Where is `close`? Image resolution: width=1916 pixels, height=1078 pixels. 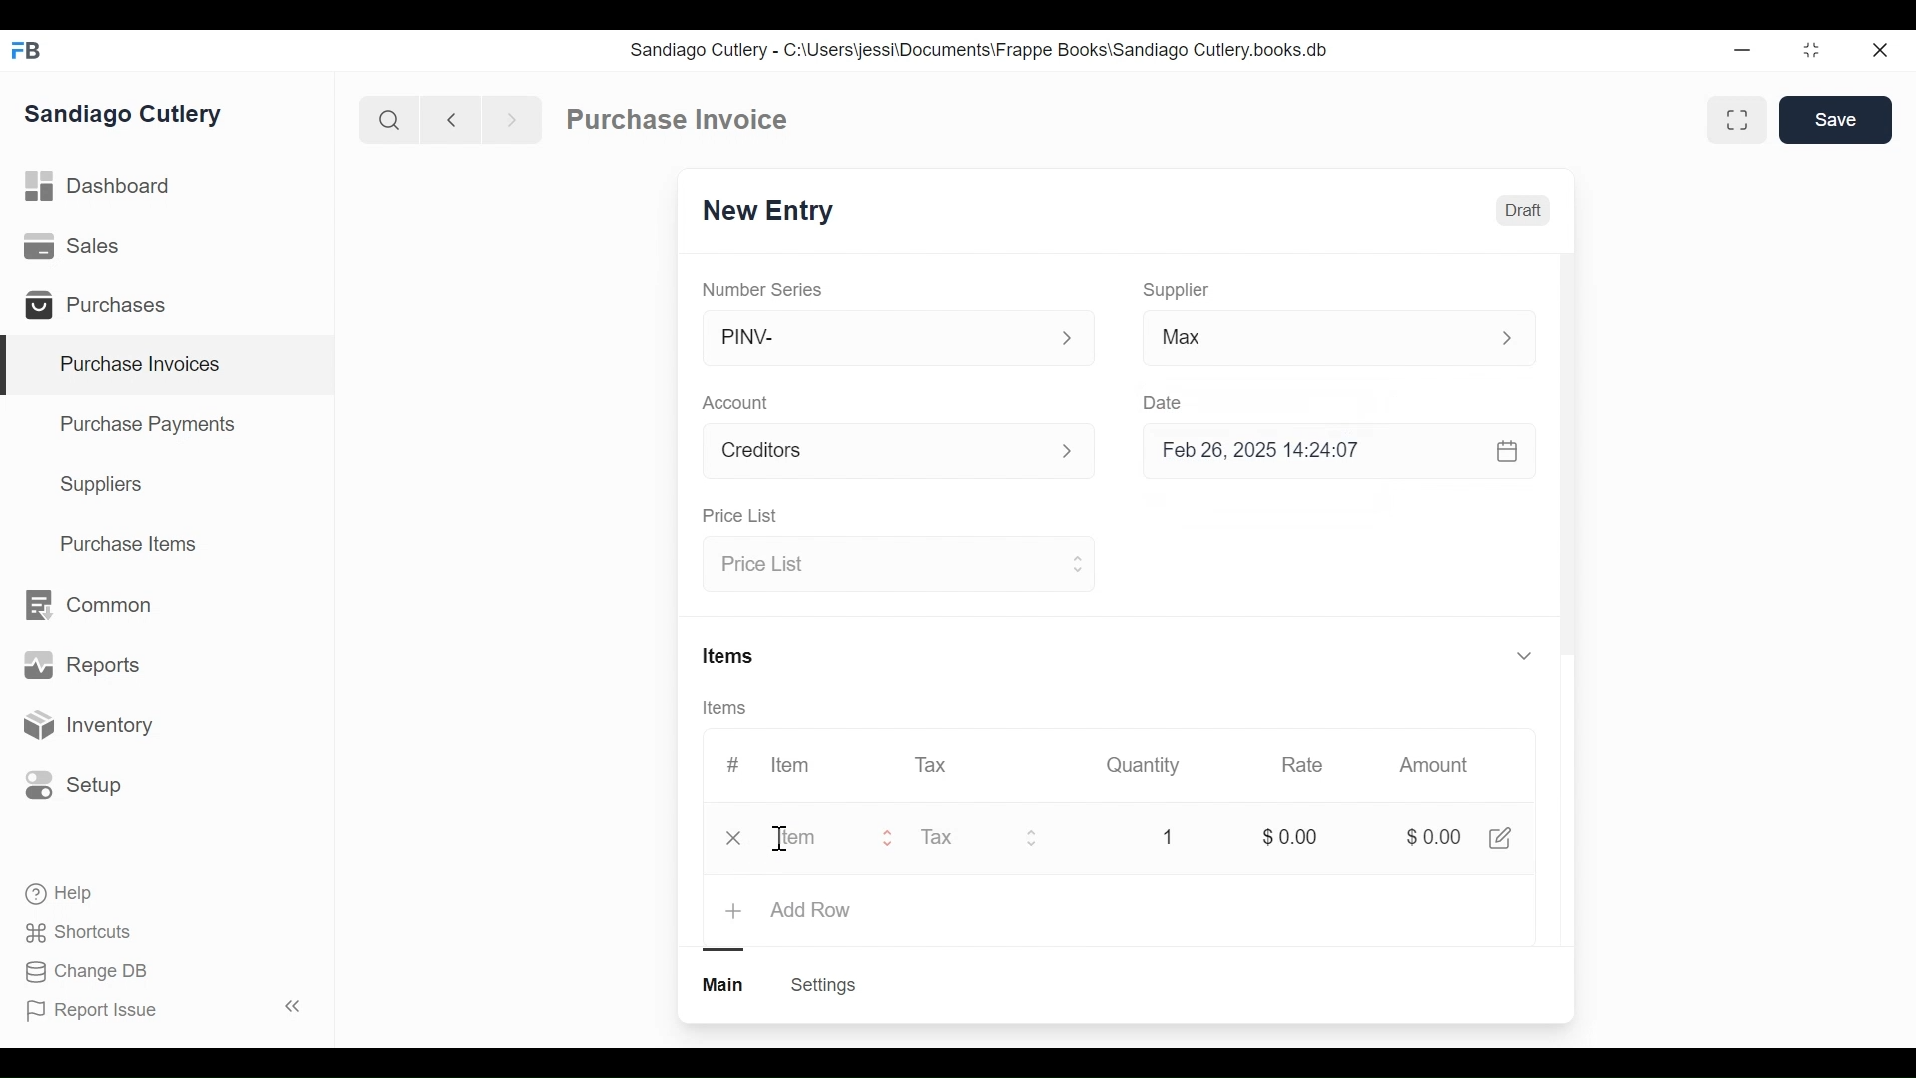
close is located at coordinates (738, 838).